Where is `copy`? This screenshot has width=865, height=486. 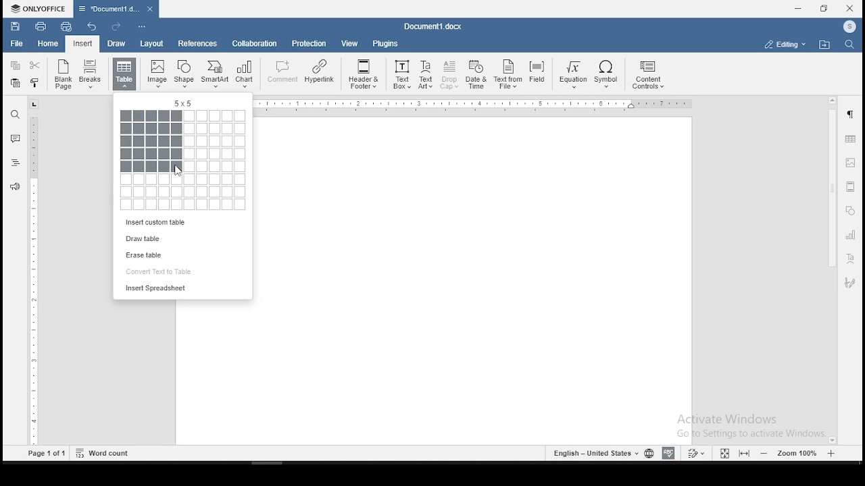
copy is located at coordinates (16, 65).